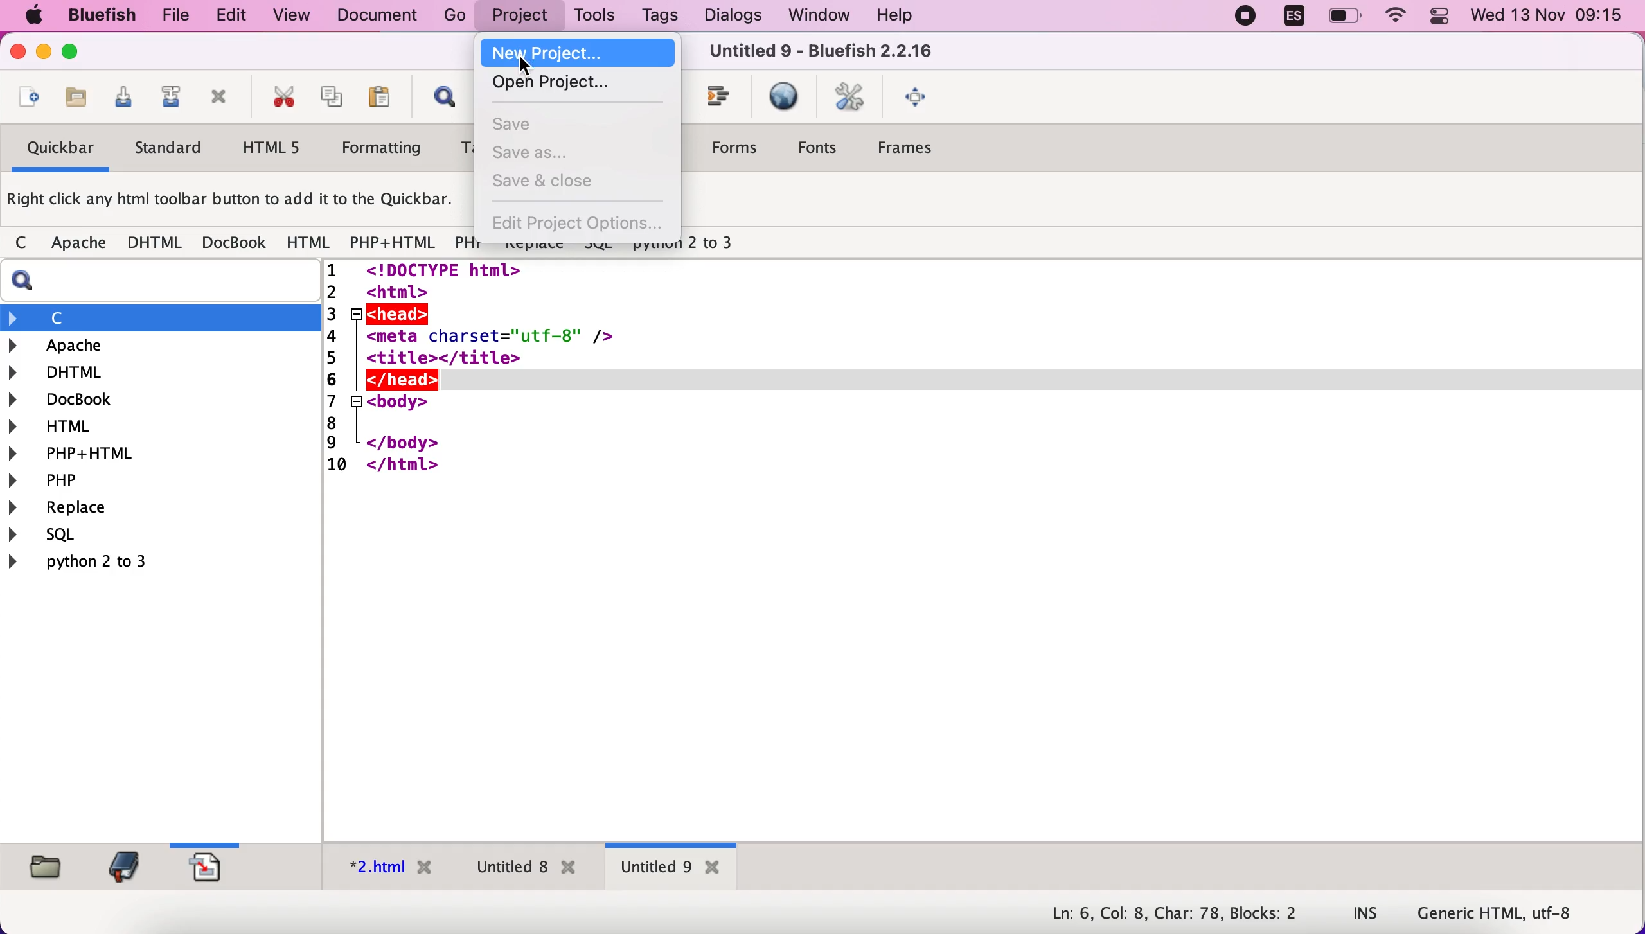  I want to click on edit, so click(225, 15).